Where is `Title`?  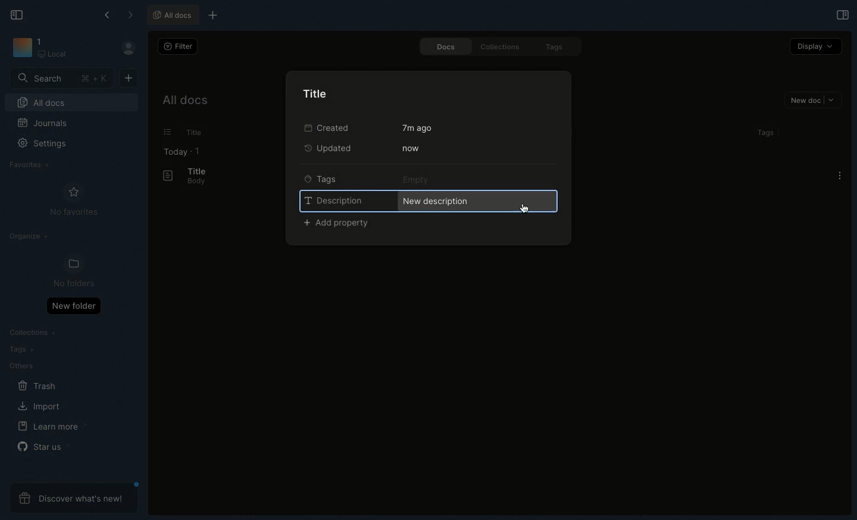 Title is located at coordinates (318, 93).